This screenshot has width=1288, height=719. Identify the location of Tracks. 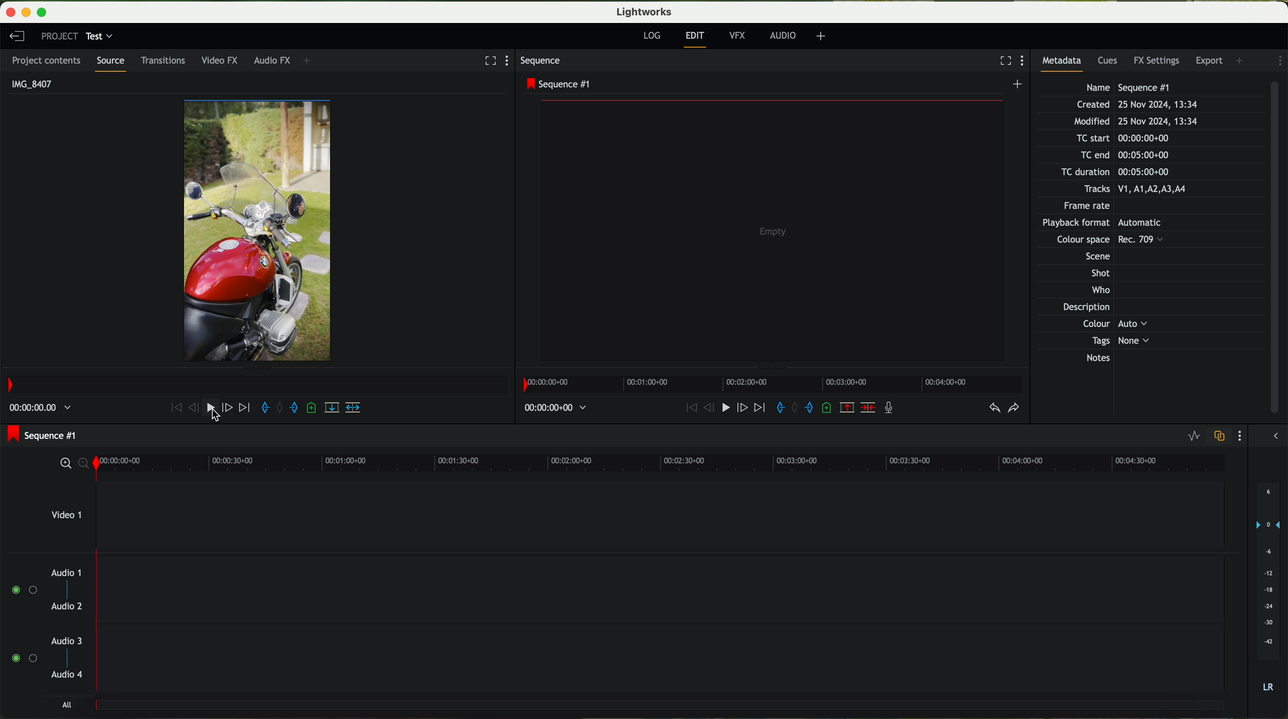
(1133, 189).